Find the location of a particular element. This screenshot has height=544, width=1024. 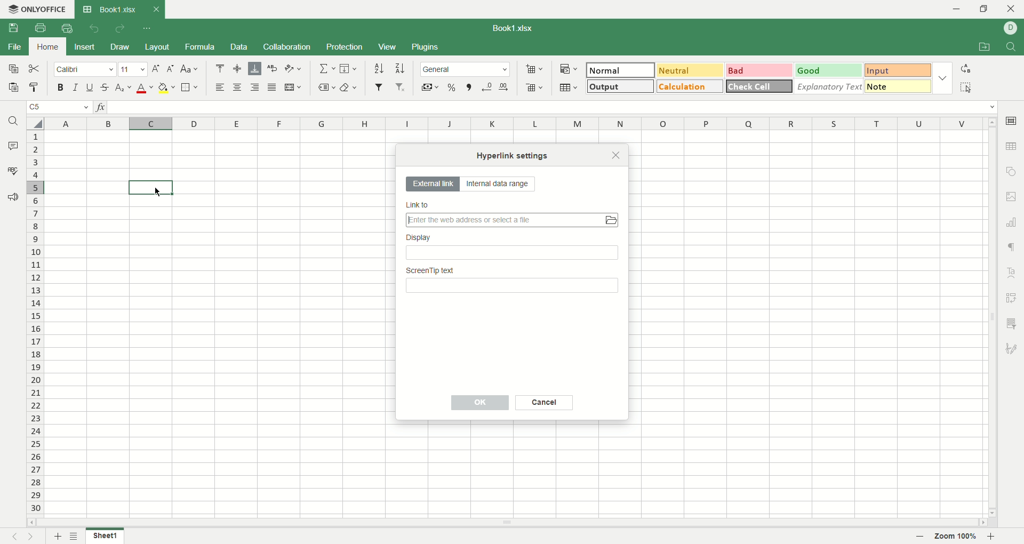

view is located at coordinates (387, 46).